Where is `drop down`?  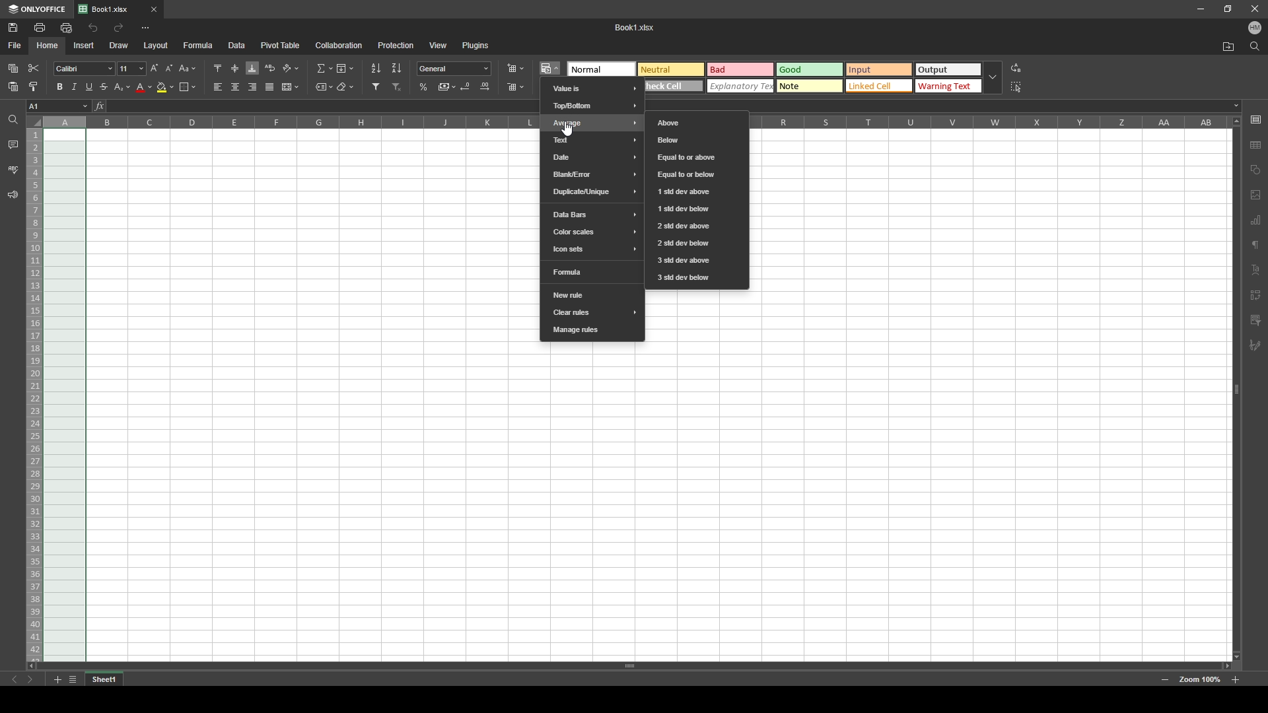
drop down is located at coordinates (993, 79).